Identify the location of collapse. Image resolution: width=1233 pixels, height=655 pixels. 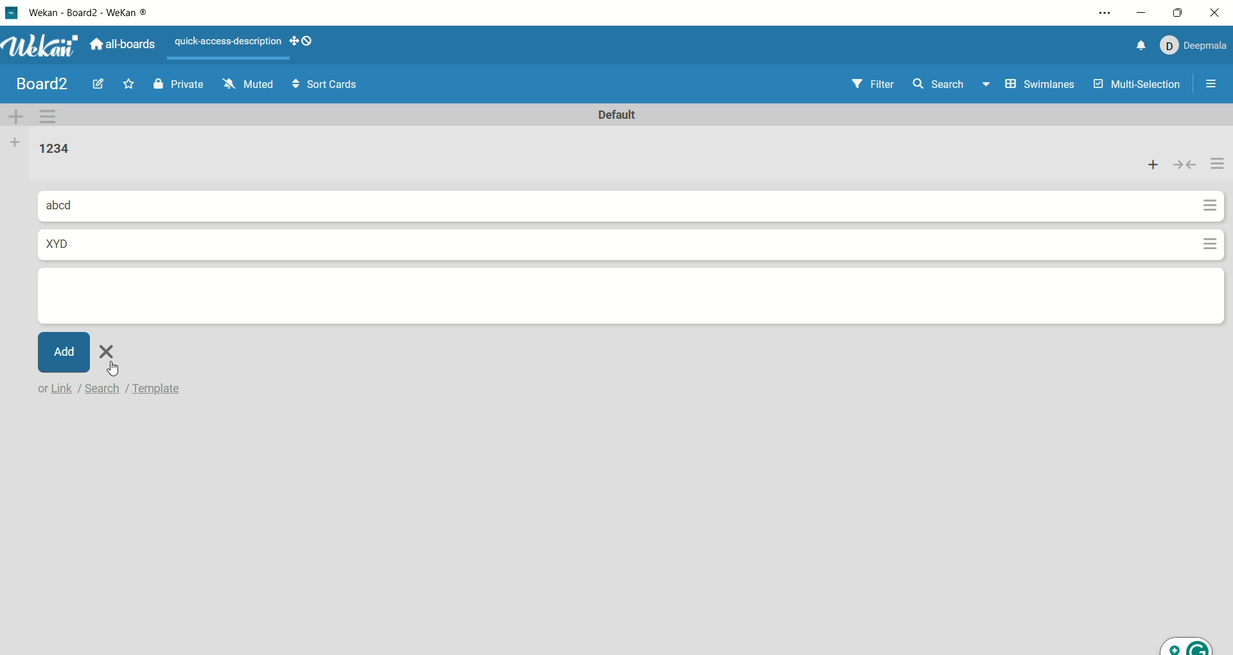
(1186, 165).